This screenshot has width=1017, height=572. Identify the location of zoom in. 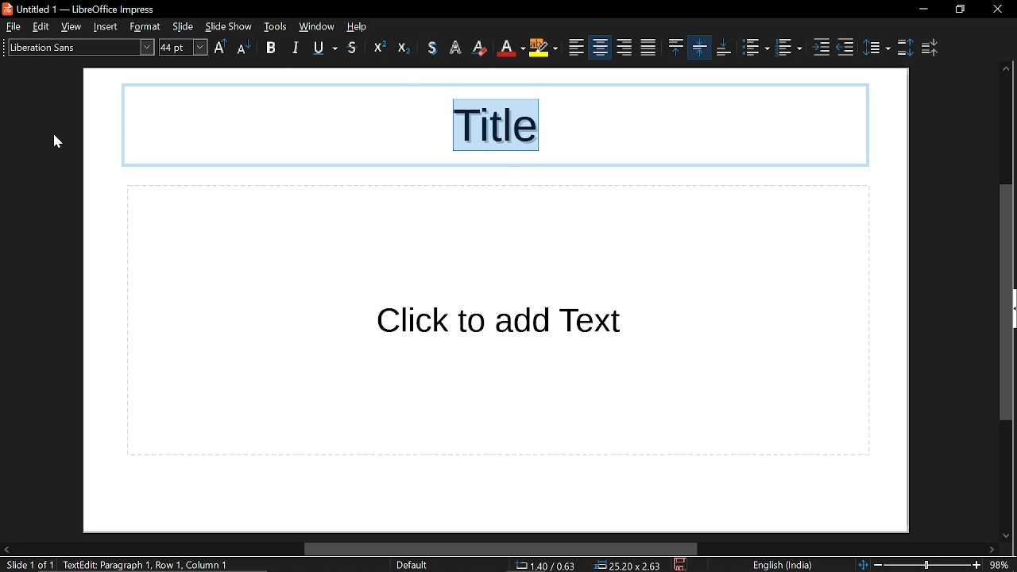
(976, 566).